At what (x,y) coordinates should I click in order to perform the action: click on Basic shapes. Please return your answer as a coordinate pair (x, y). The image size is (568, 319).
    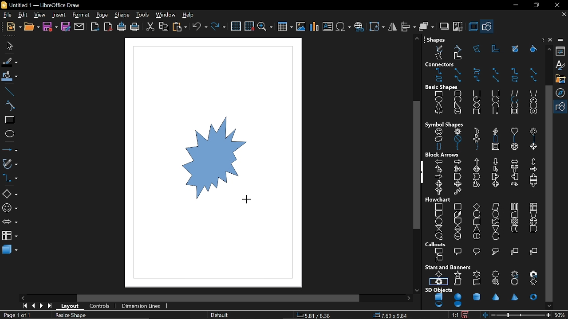
    Looking at the image, I should click on (10, 195).